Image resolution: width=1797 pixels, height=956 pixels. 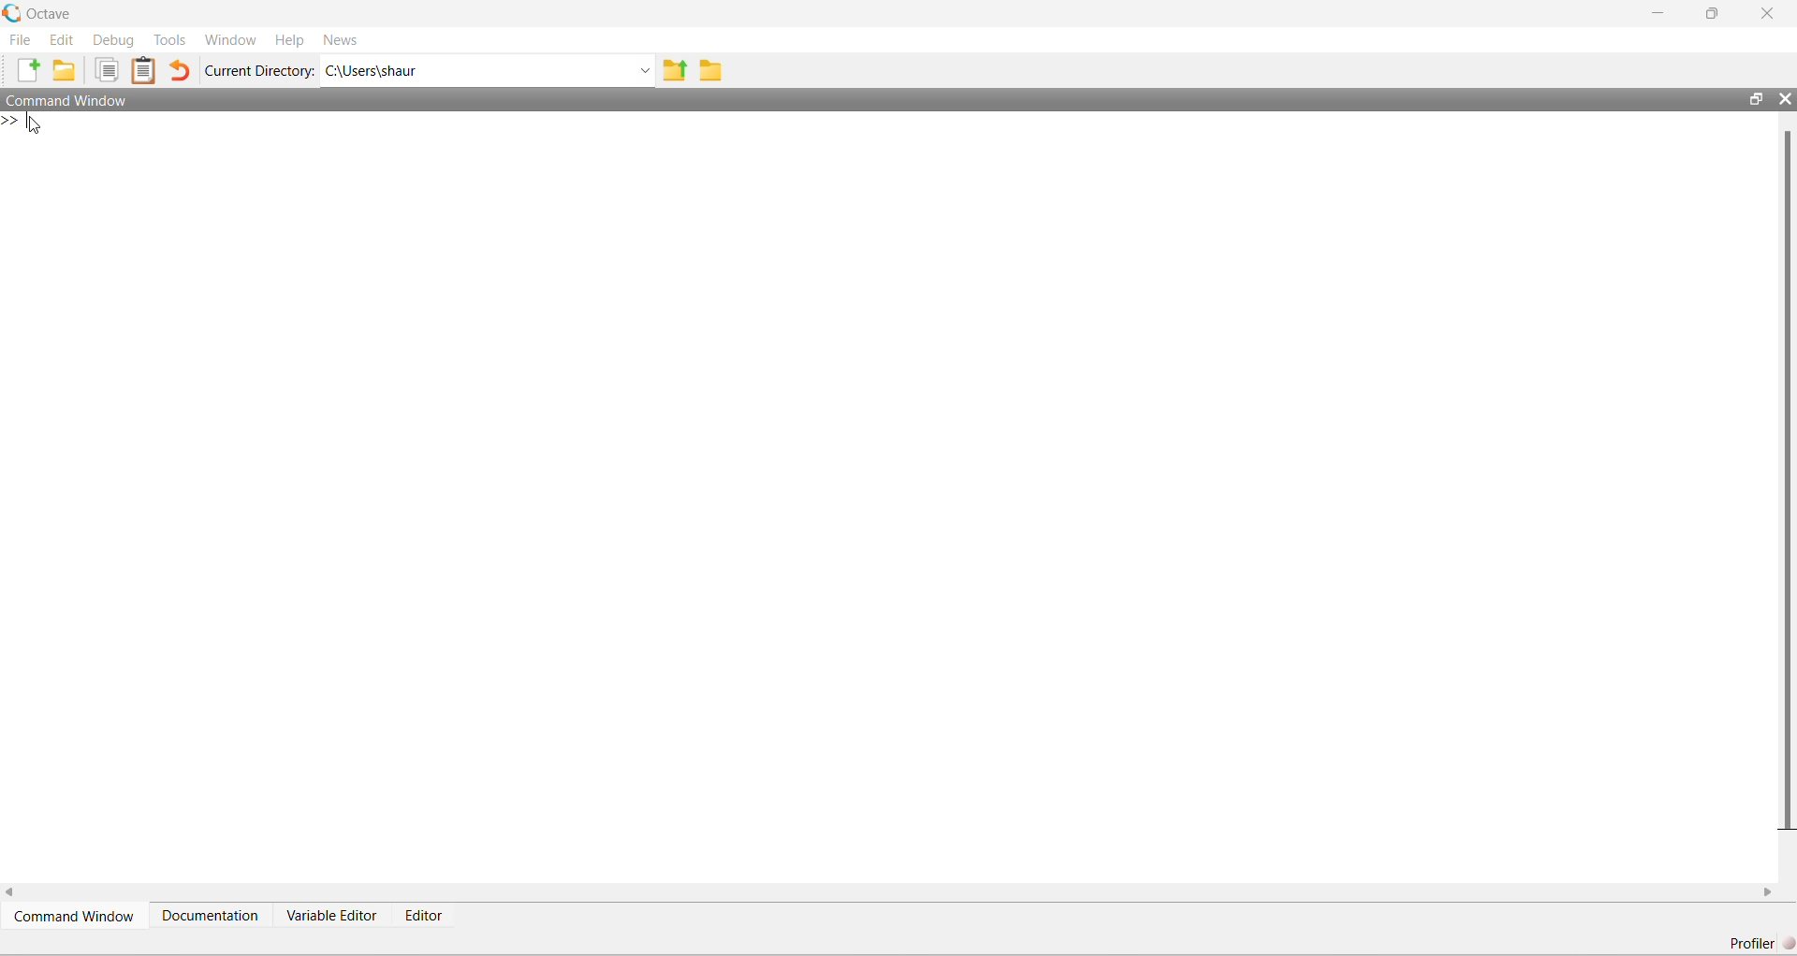 What do you see at coordinates (646, 70) in the screenshot?
I see `Enter directory name` at bounding box center [646, 70].